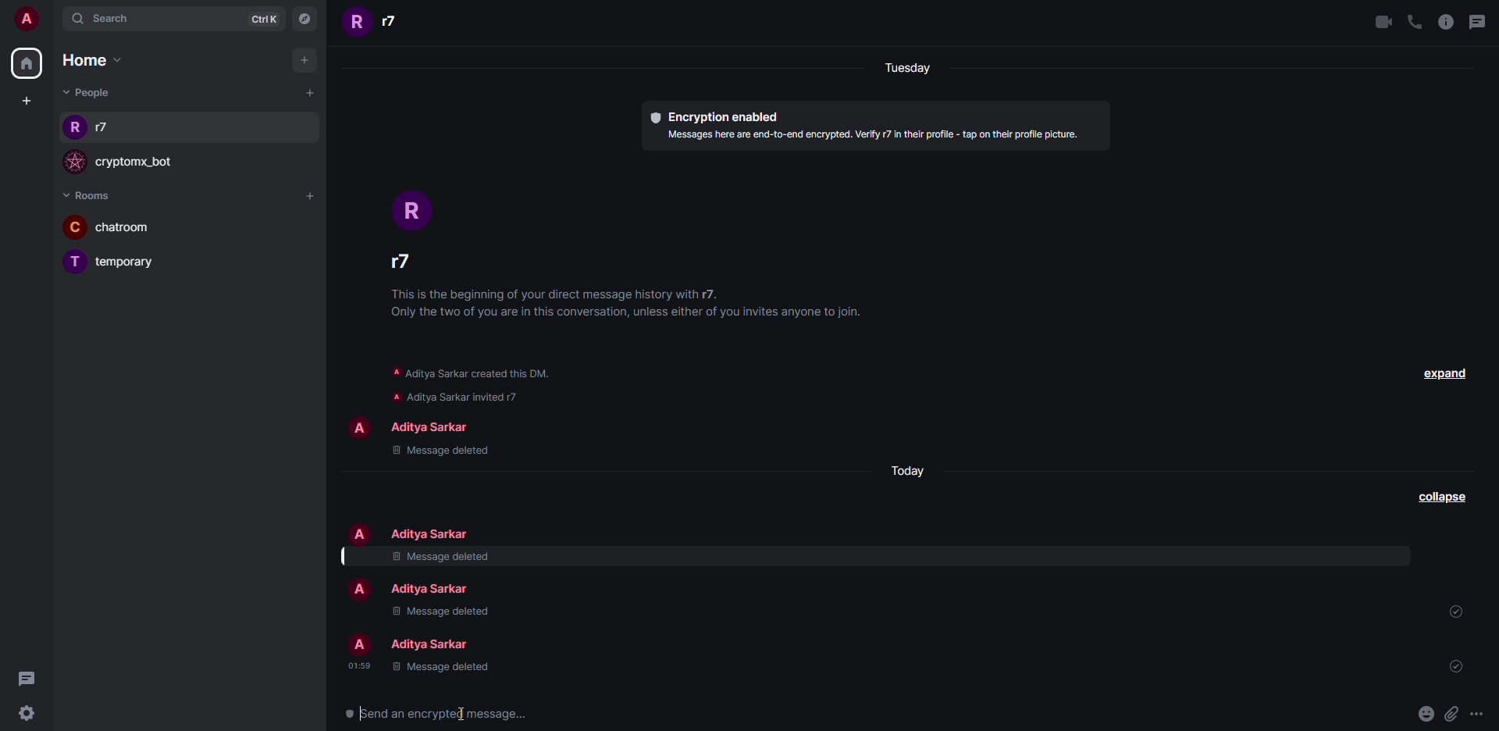  Describe the element at coordinates (262, 18) in the screenshot. I see `ctrlK` at that location.